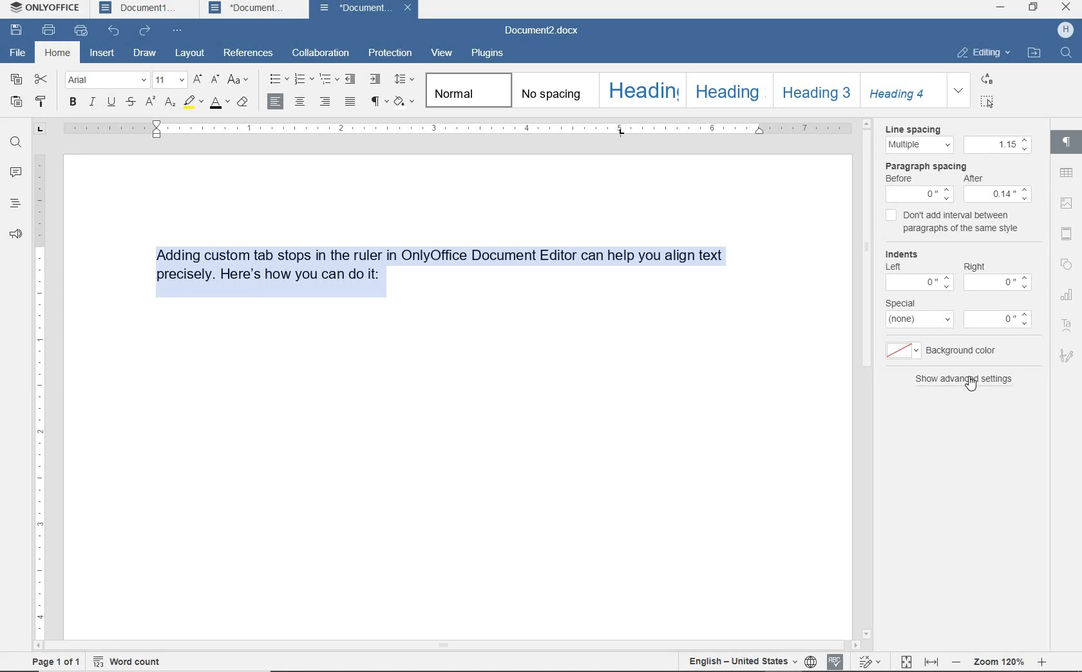 The width and height of the screenshot is (1082, 672). I want to click on no spacing, so click(553, 90).